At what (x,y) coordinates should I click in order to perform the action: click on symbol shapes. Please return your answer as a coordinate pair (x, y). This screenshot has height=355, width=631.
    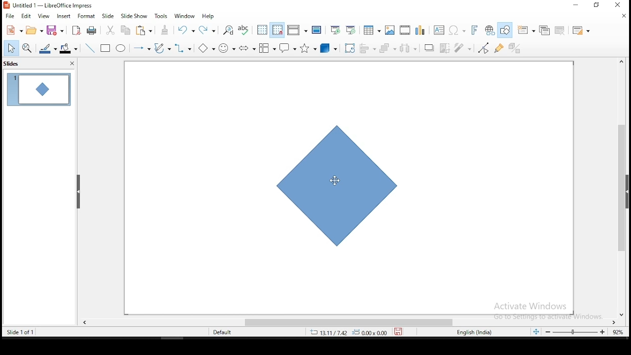
    Looking at the image, I should click on (229, 49).